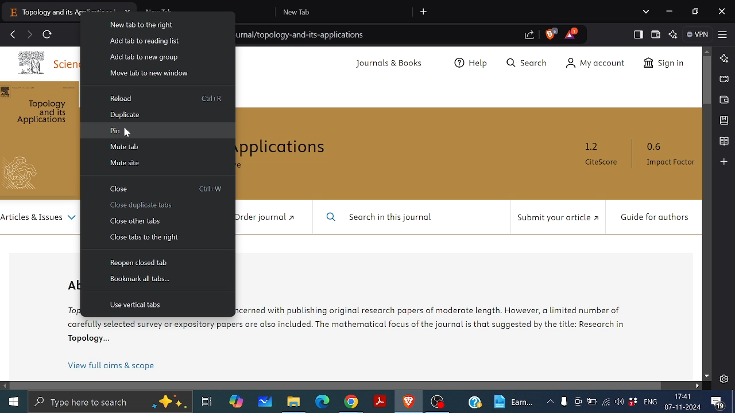 This screenshot has height=413, width=735. I want to click on Copilot, so click(238, 403).